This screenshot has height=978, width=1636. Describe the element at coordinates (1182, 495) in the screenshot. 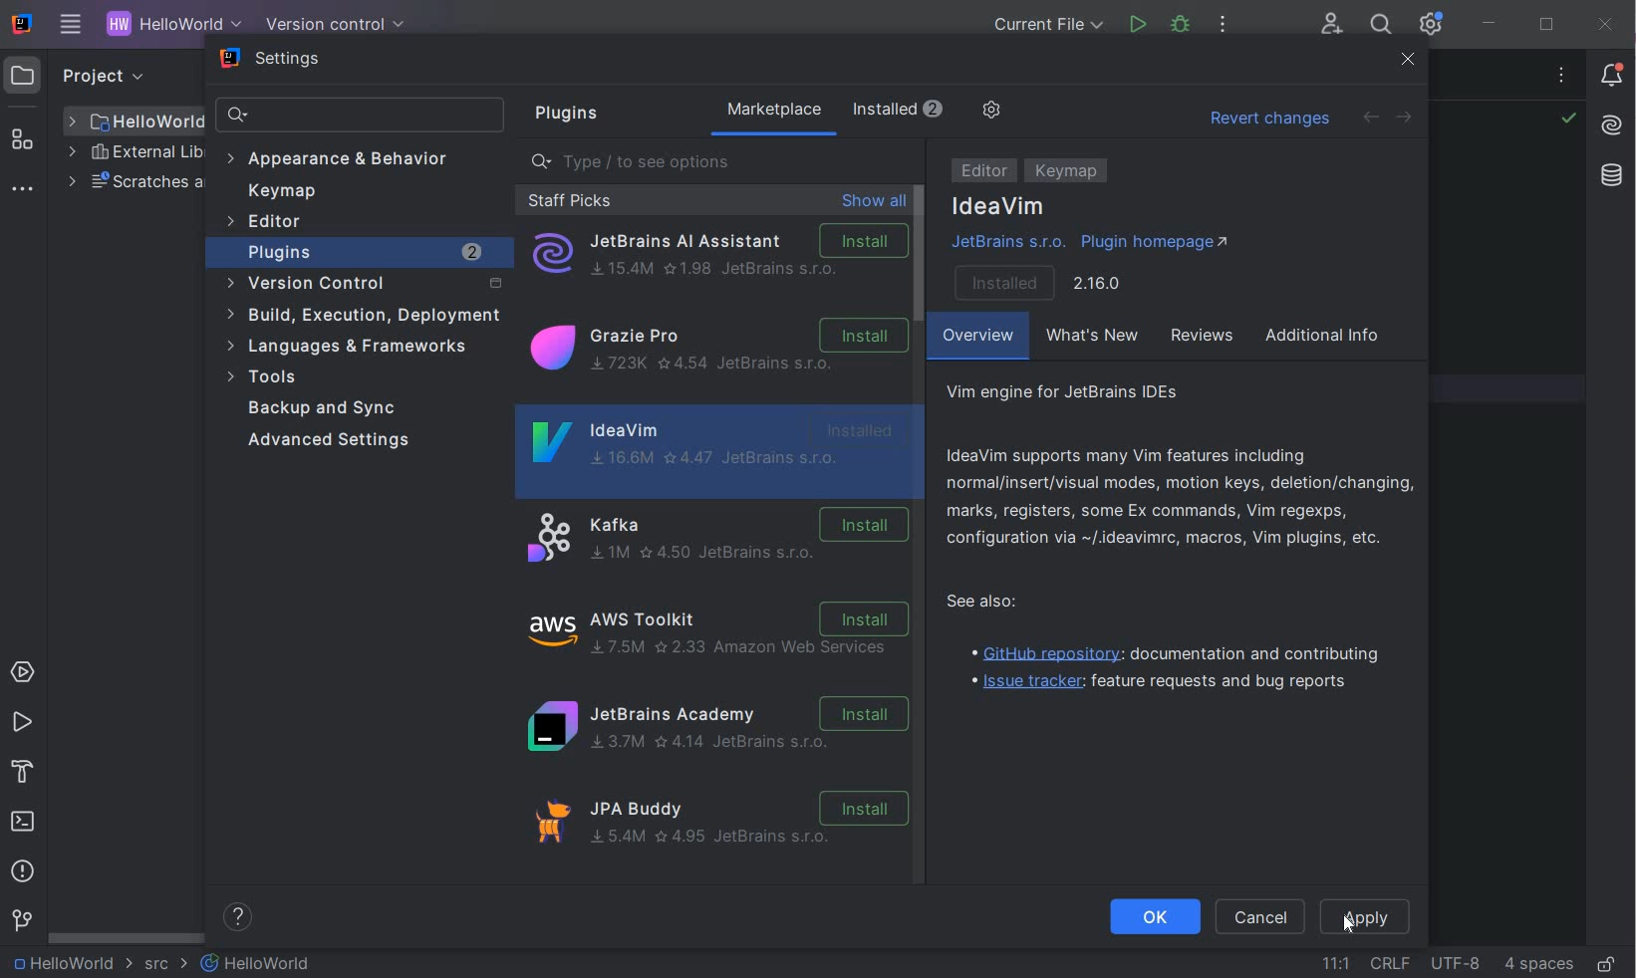

I see `IdeaVim supports many Vim features including` at that location.